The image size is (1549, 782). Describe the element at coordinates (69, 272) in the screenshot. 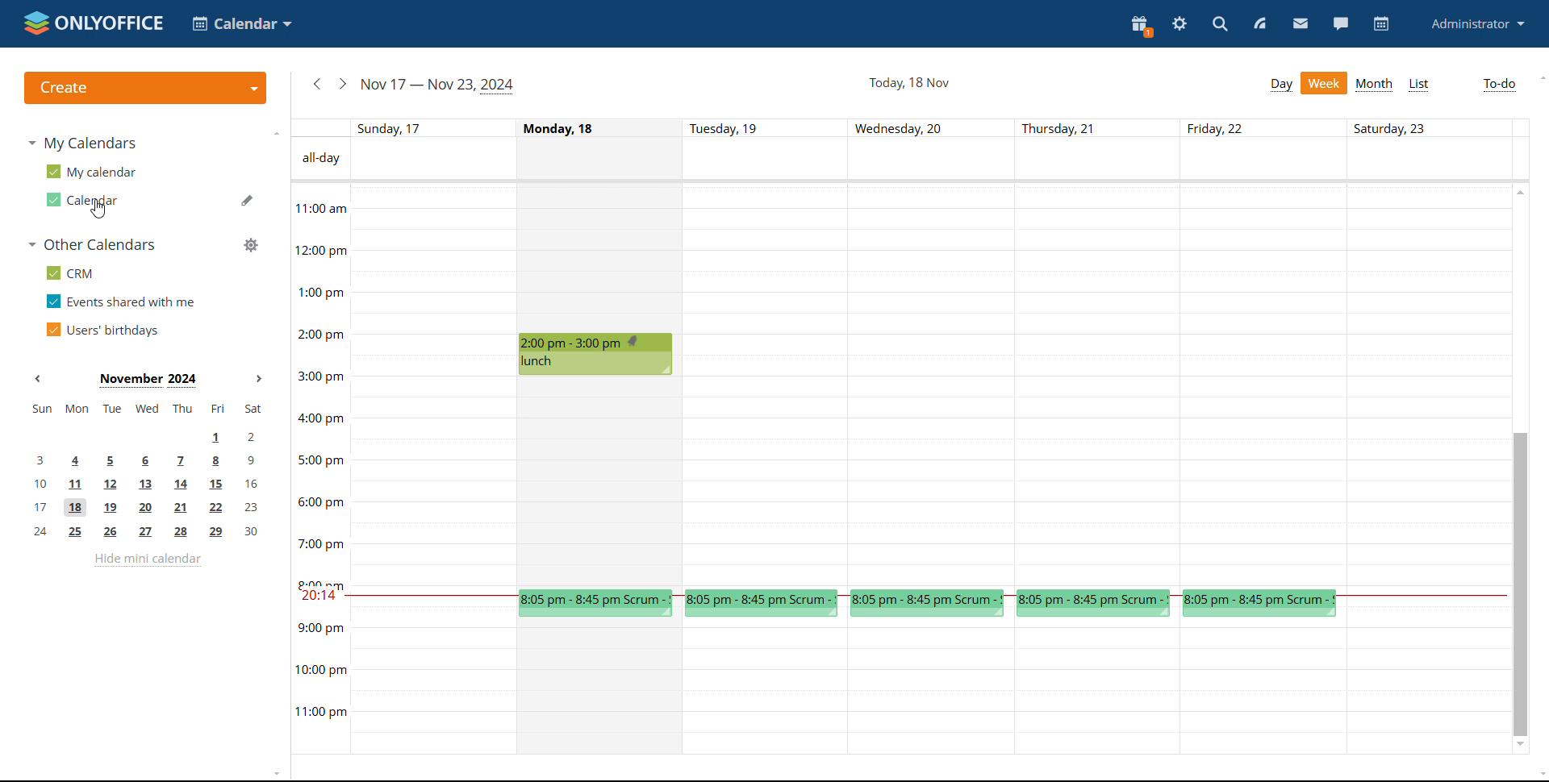

I see `crm` at that location.